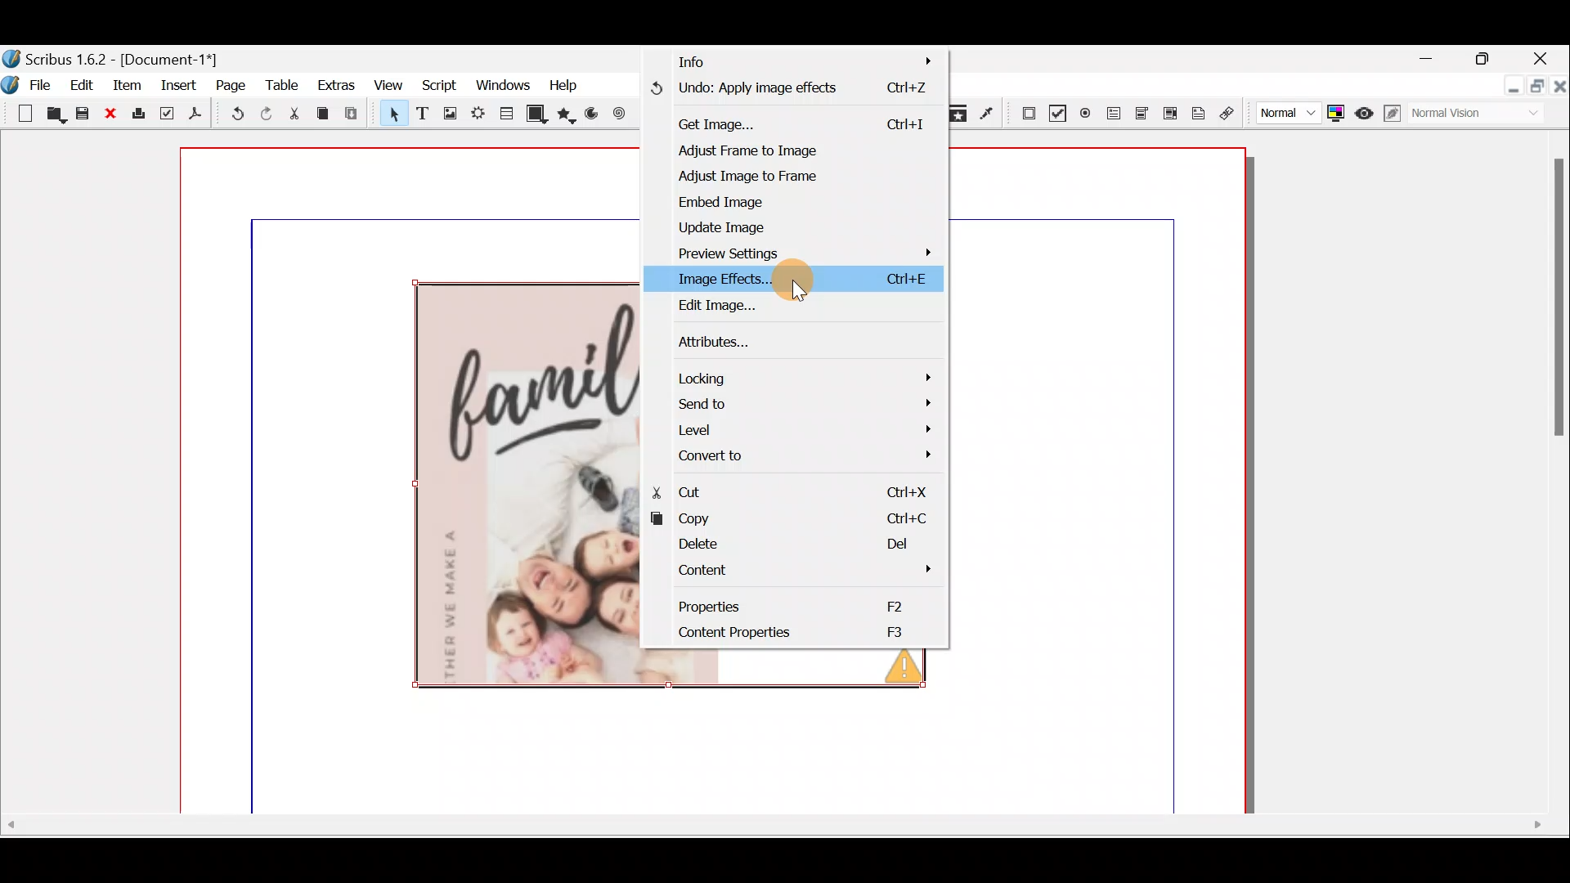  I want to click on Update image, so click(726, 226).